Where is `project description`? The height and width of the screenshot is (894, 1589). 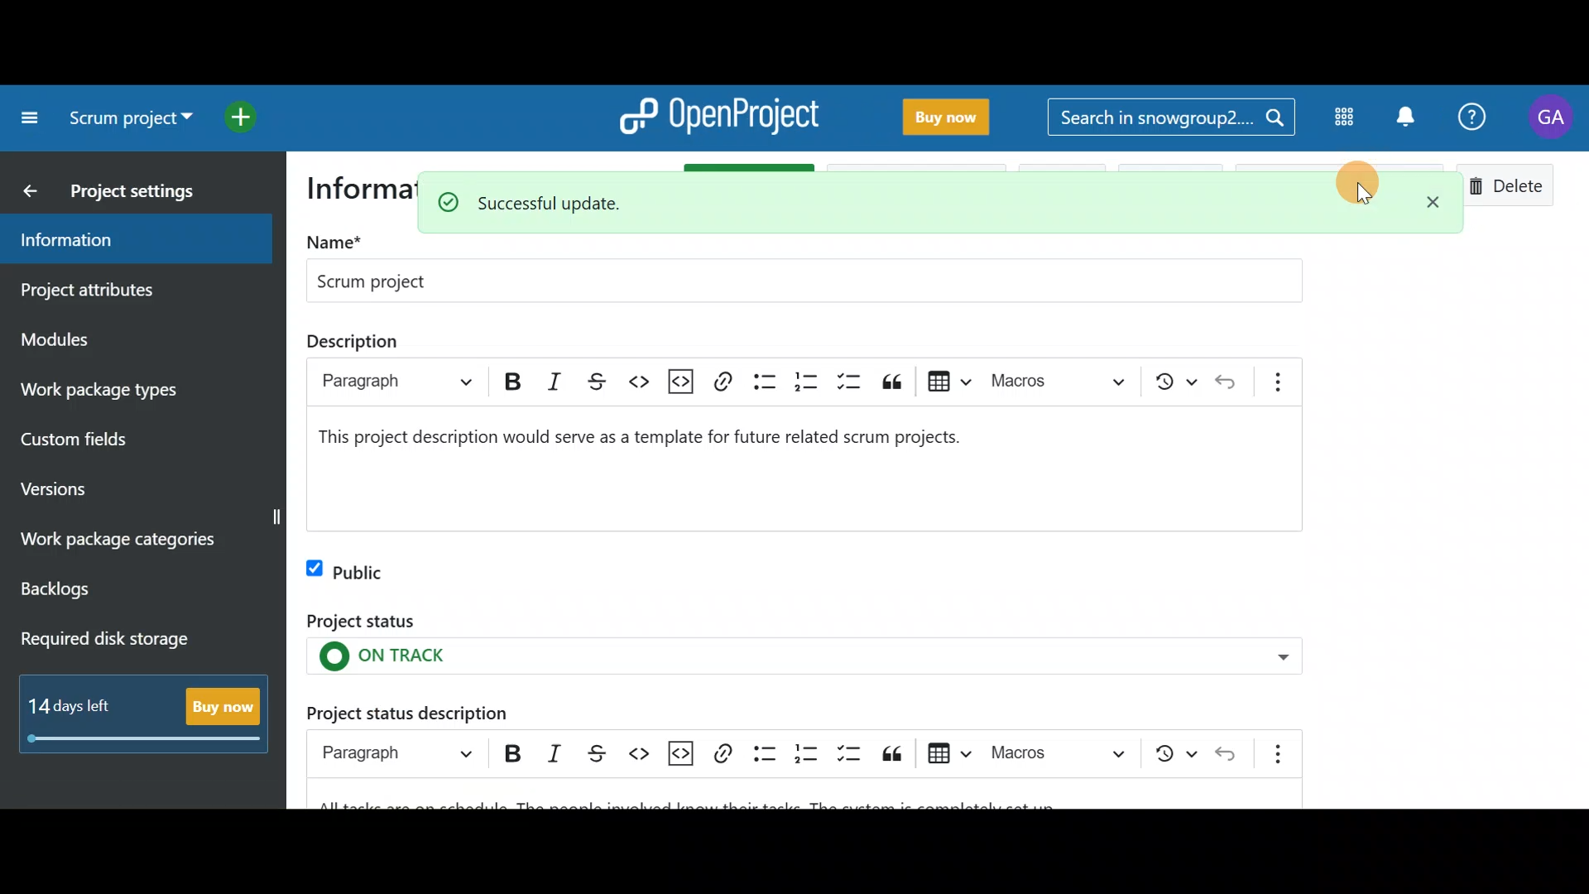 project description is located at coordinates (657, 445).